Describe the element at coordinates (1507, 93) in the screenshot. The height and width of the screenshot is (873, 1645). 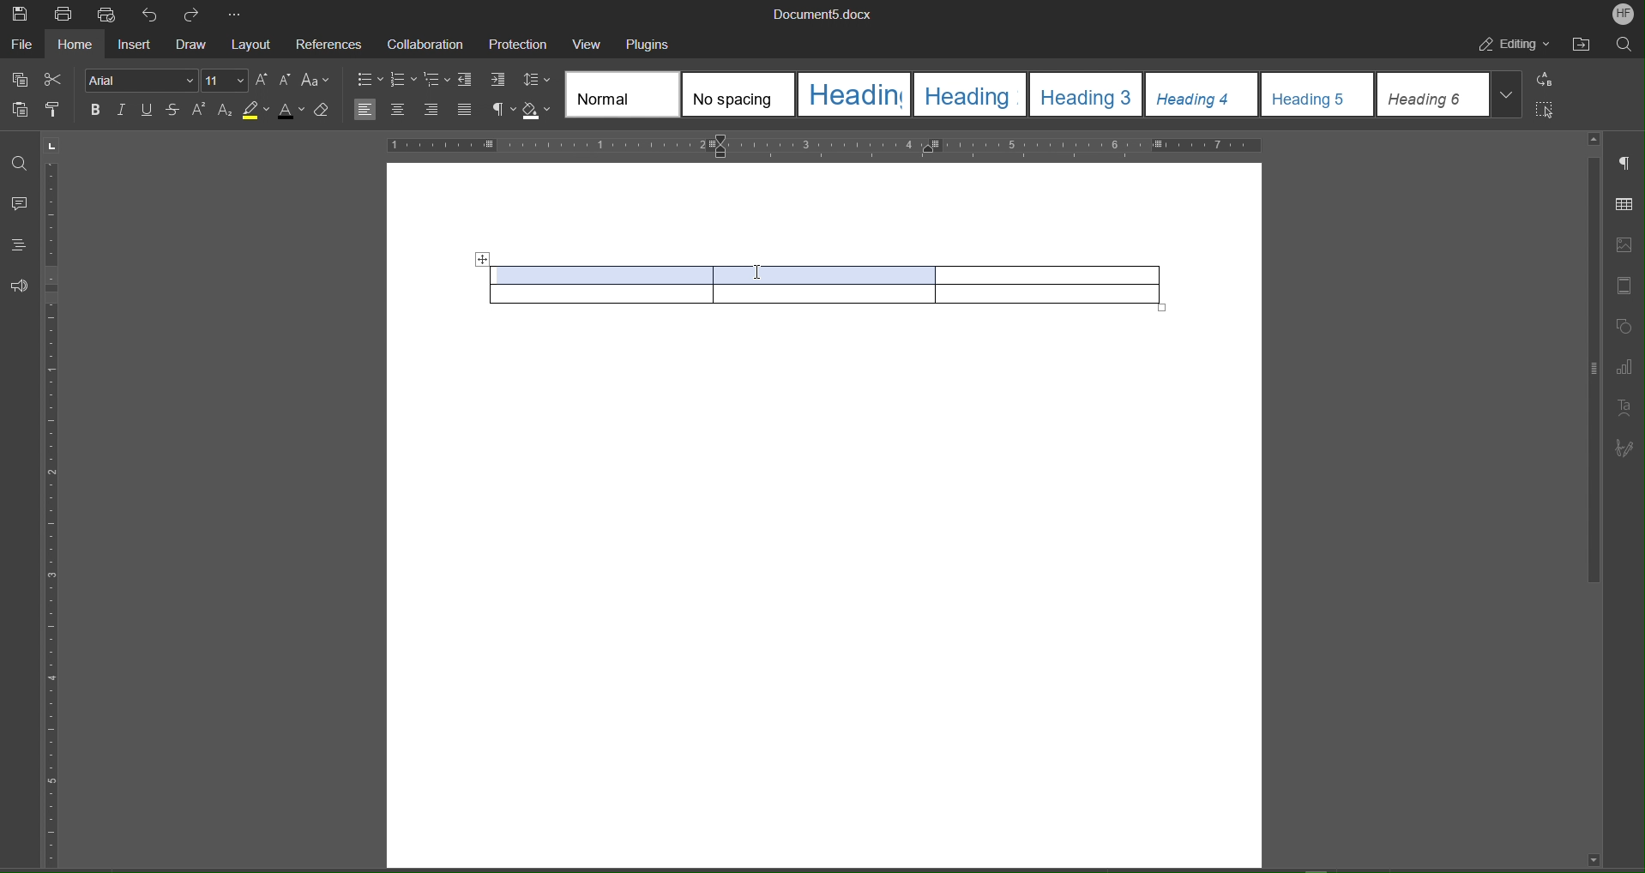
I see `More styles` at that location.